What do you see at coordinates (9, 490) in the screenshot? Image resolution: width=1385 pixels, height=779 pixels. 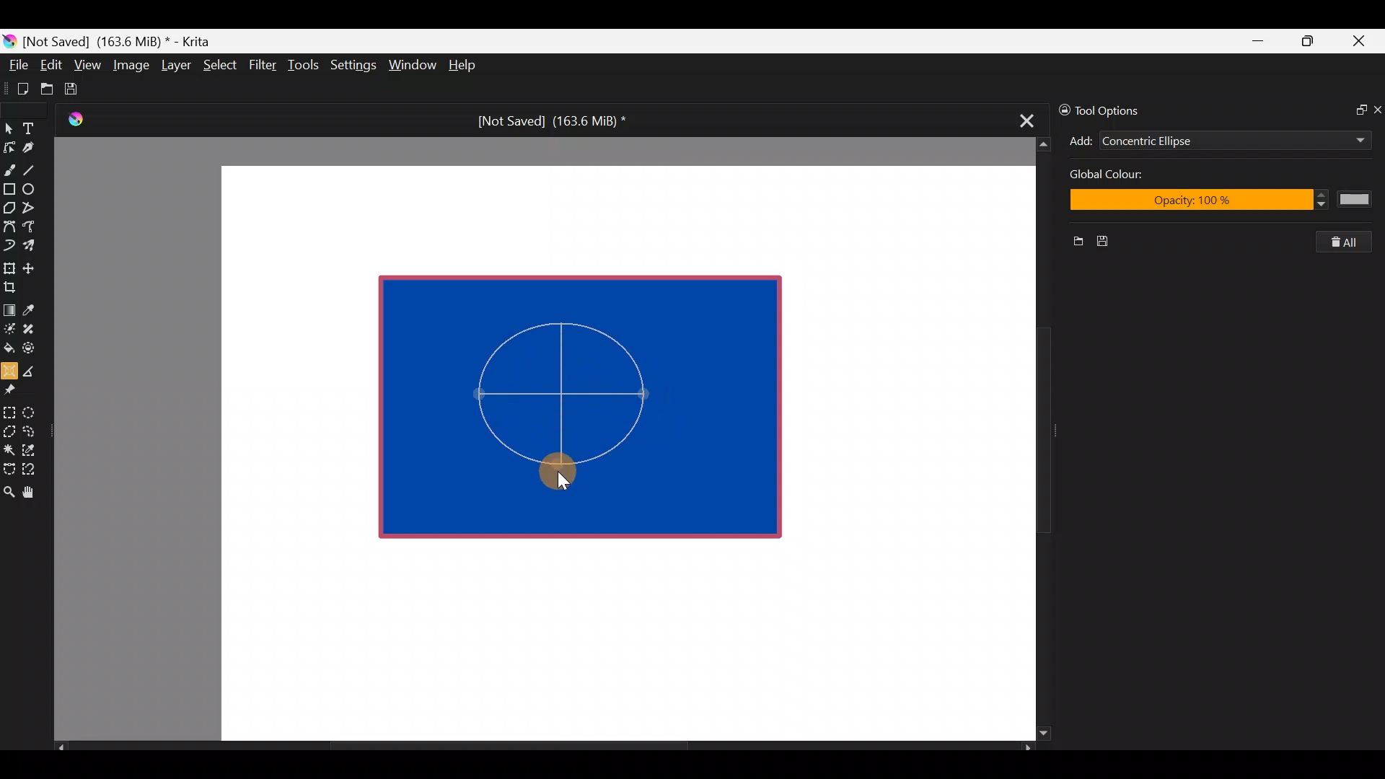 I see `Zoom tool` at bounding box center [9, 490].